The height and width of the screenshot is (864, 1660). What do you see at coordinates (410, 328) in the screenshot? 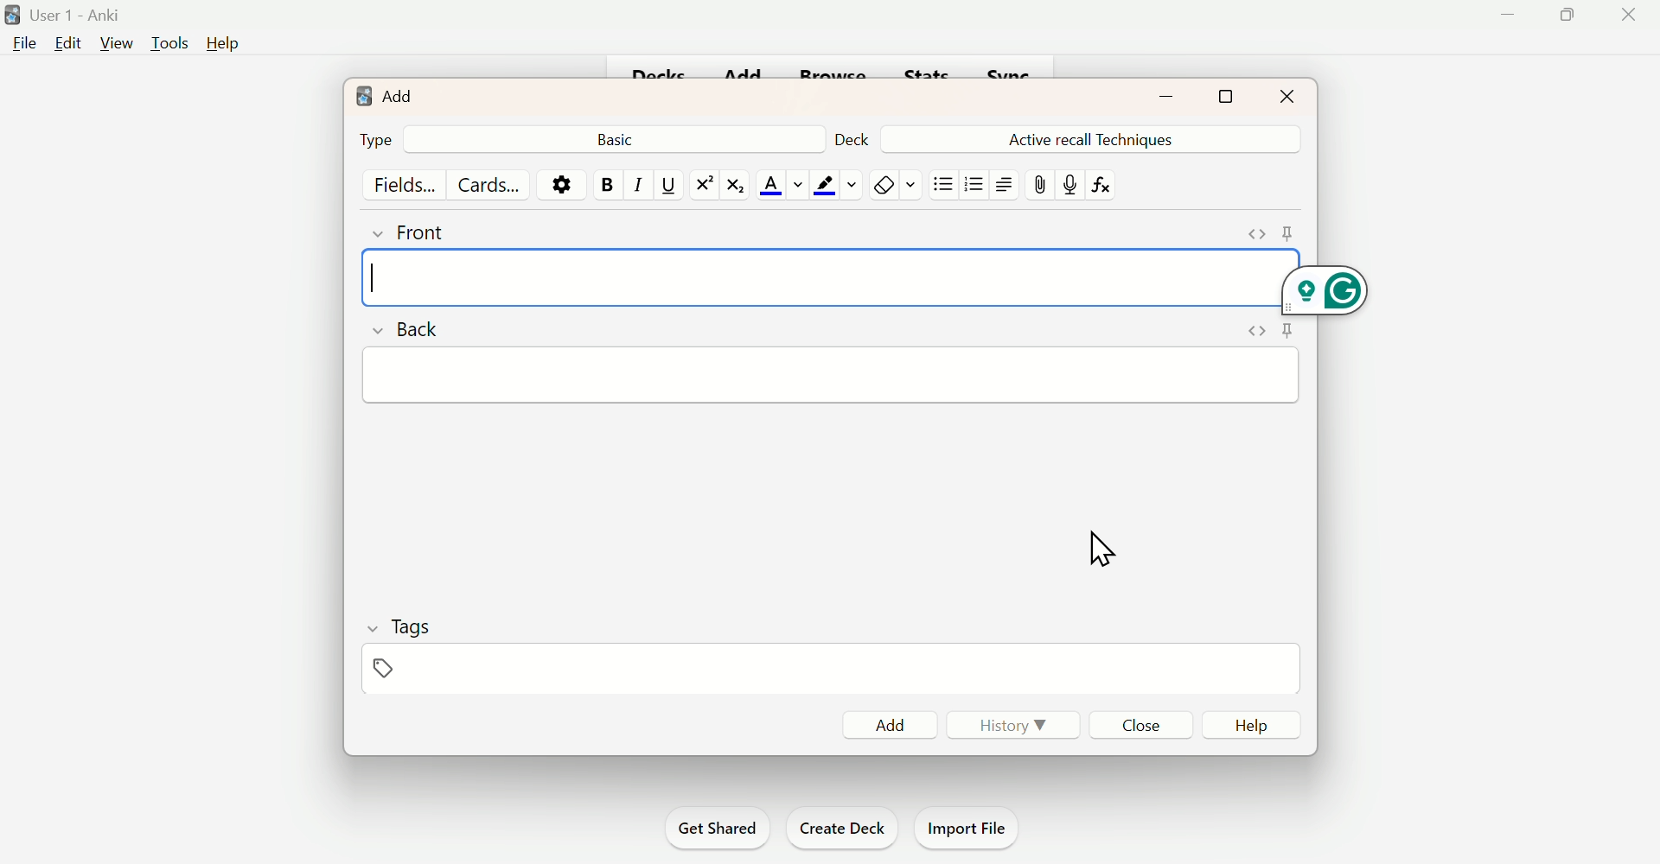
I see `Back` at bounding box center [410, 328].